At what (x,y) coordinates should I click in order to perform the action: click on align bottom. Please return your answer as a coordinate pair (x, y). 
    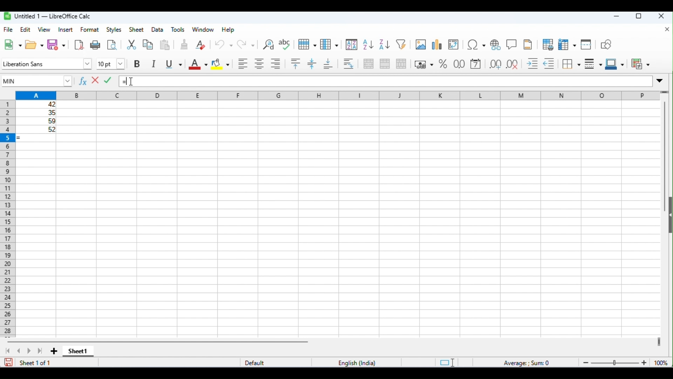
    Looking at the image, I should click on (329, 64).